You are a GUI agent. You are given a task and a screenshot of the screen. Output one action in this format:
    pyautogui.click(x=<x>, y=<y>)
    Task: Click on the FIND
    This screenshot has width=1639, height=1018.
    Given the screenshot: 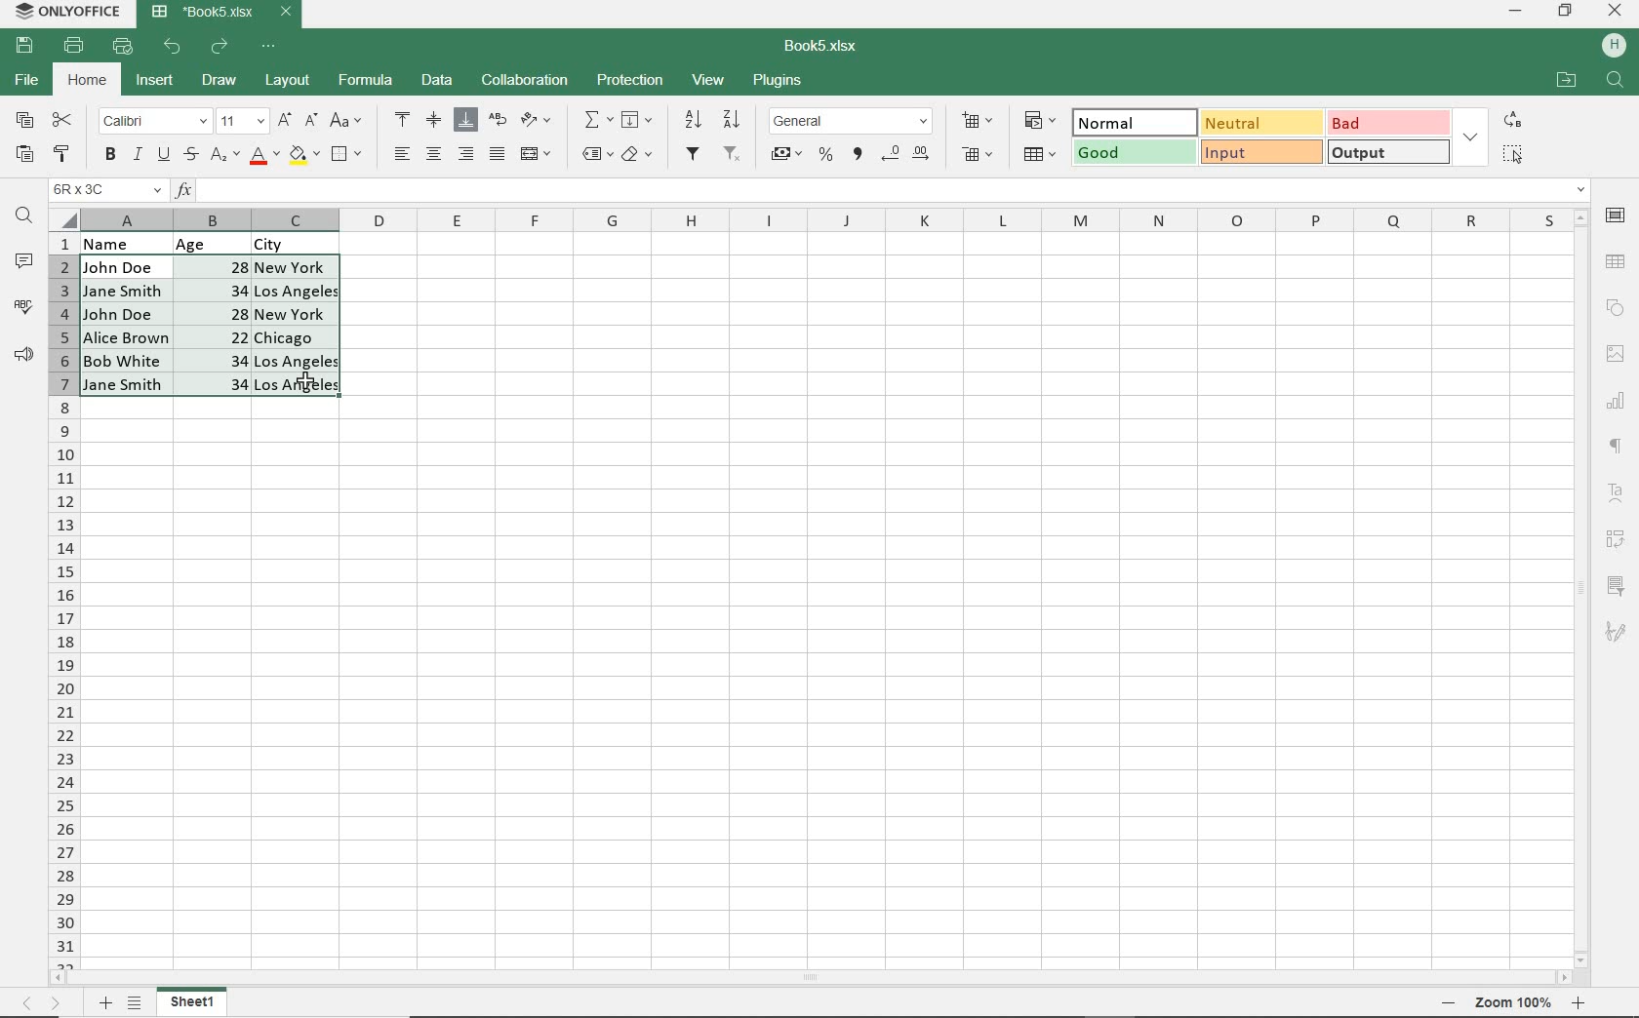 What is the action you would take?
    pyautogui.click(x=24, y=217)
    